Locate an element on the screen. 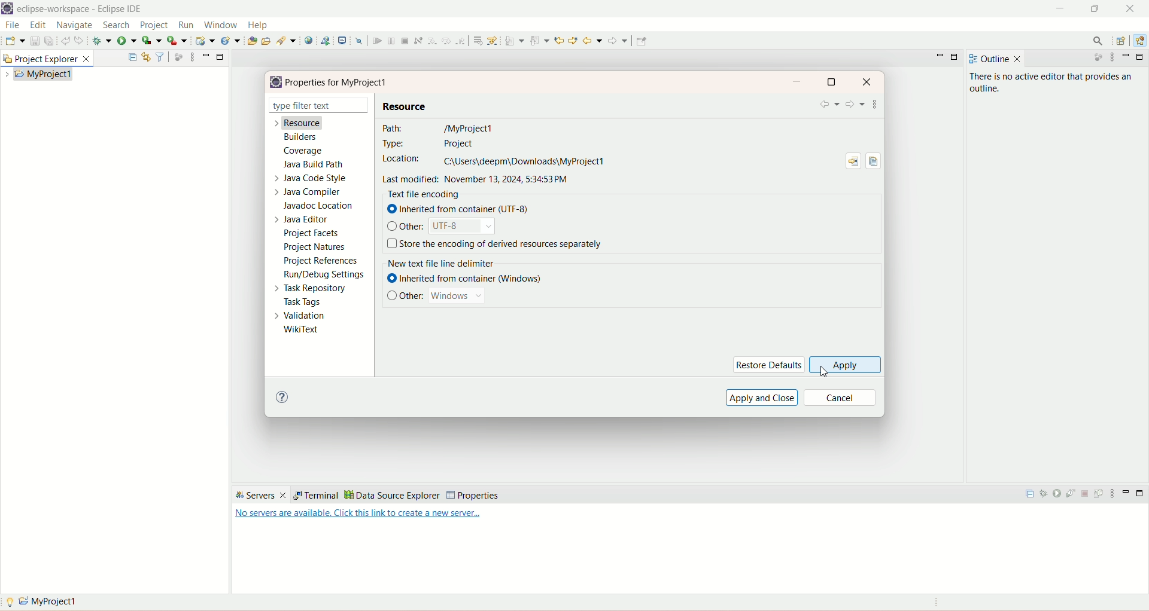 This screenshot has height=611, width=1149. suspend is located at coordinates (390, 41).